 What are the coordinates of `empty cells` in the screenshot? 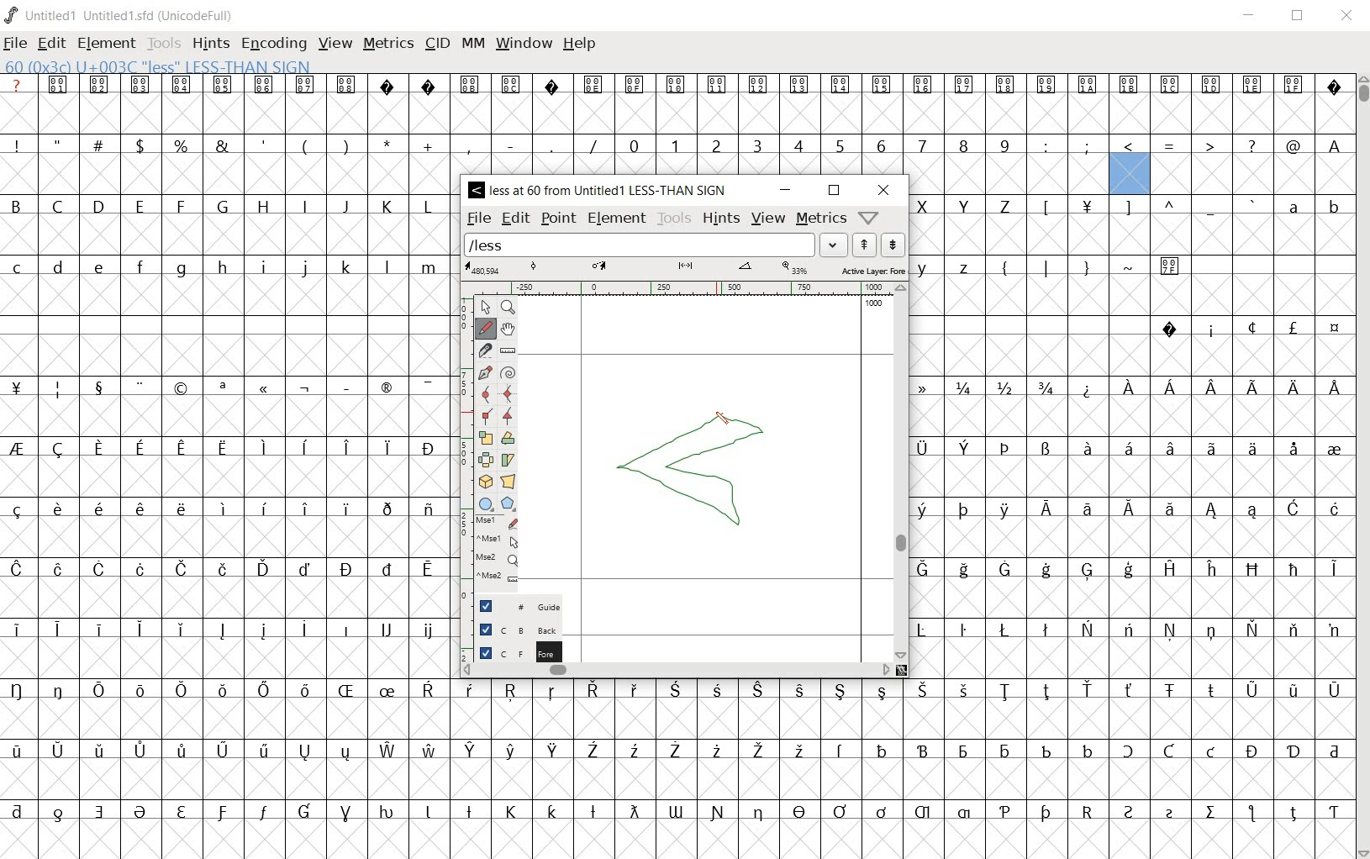 It's located at (226, 417).